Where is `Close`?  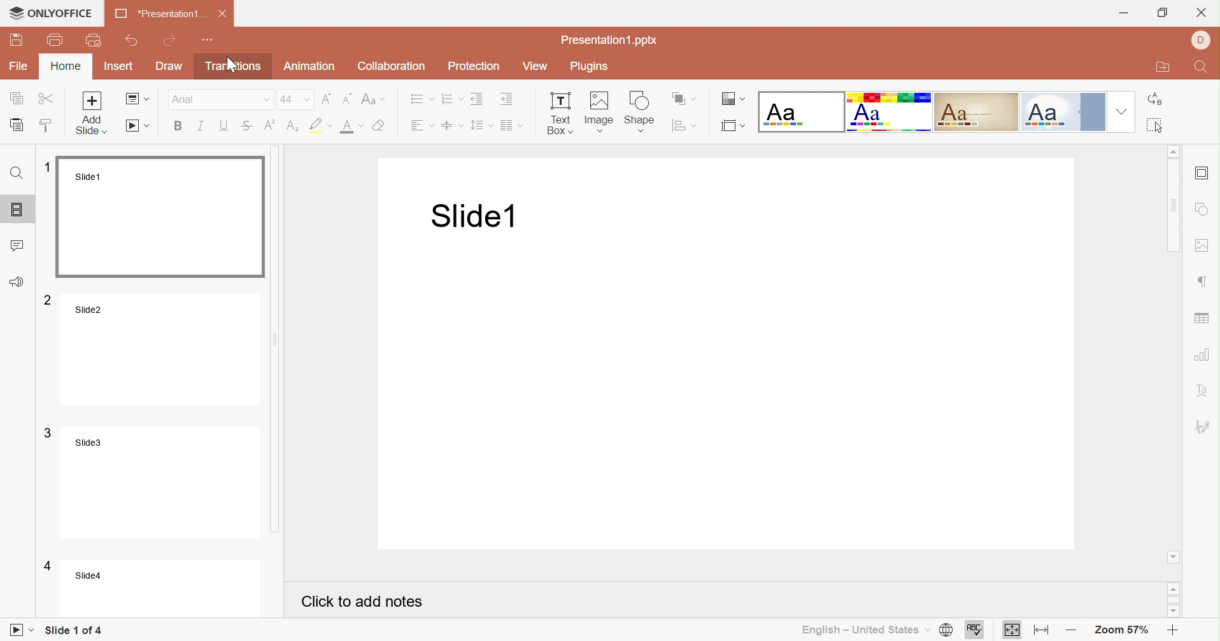
Close is located at coordinates (222, 14).